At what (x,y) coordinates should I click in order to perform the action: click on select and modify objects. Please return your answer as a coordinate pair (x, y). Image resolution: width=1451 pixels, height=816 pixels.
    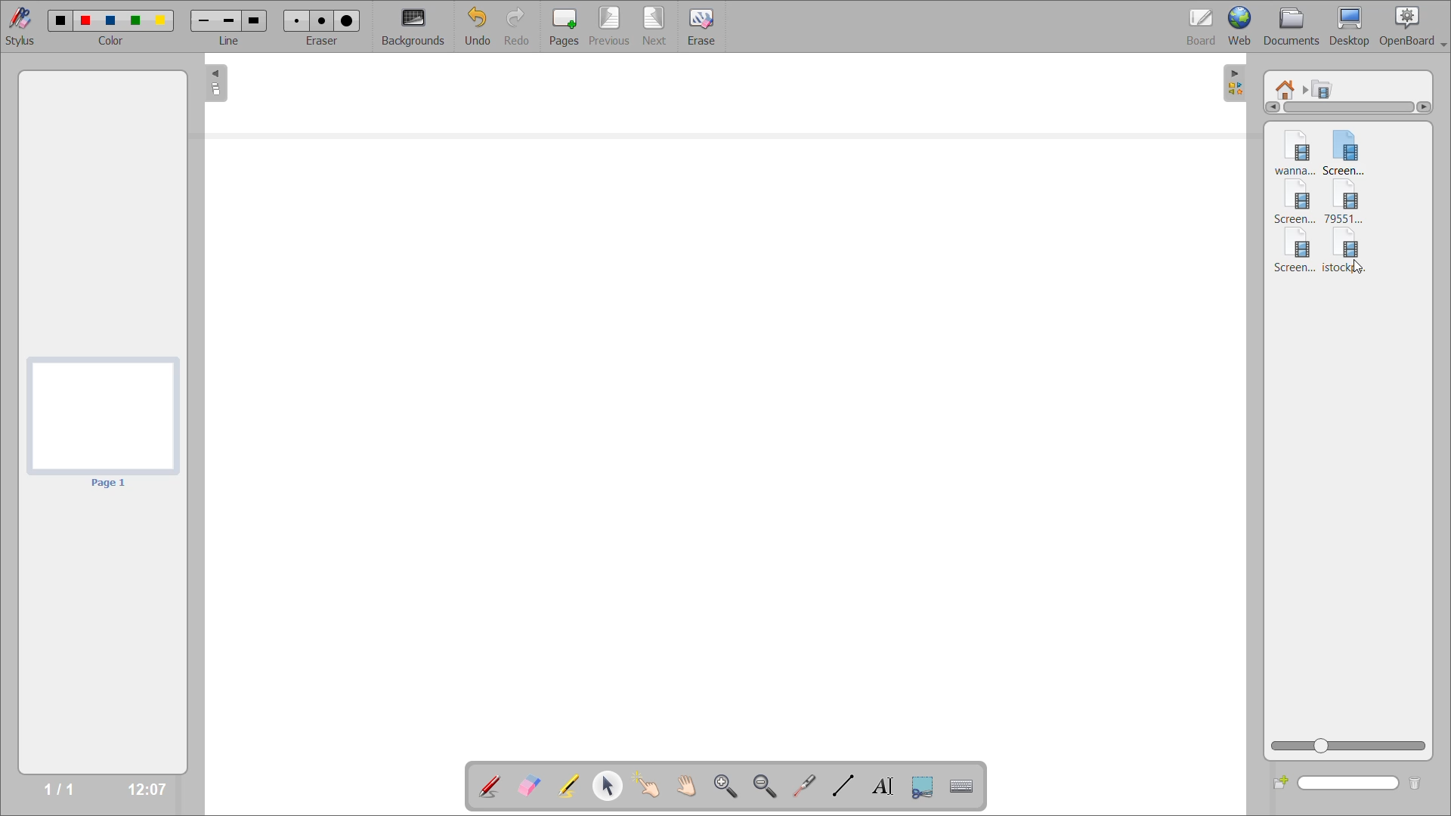
    Looking at the image, I should click on (613, 787).